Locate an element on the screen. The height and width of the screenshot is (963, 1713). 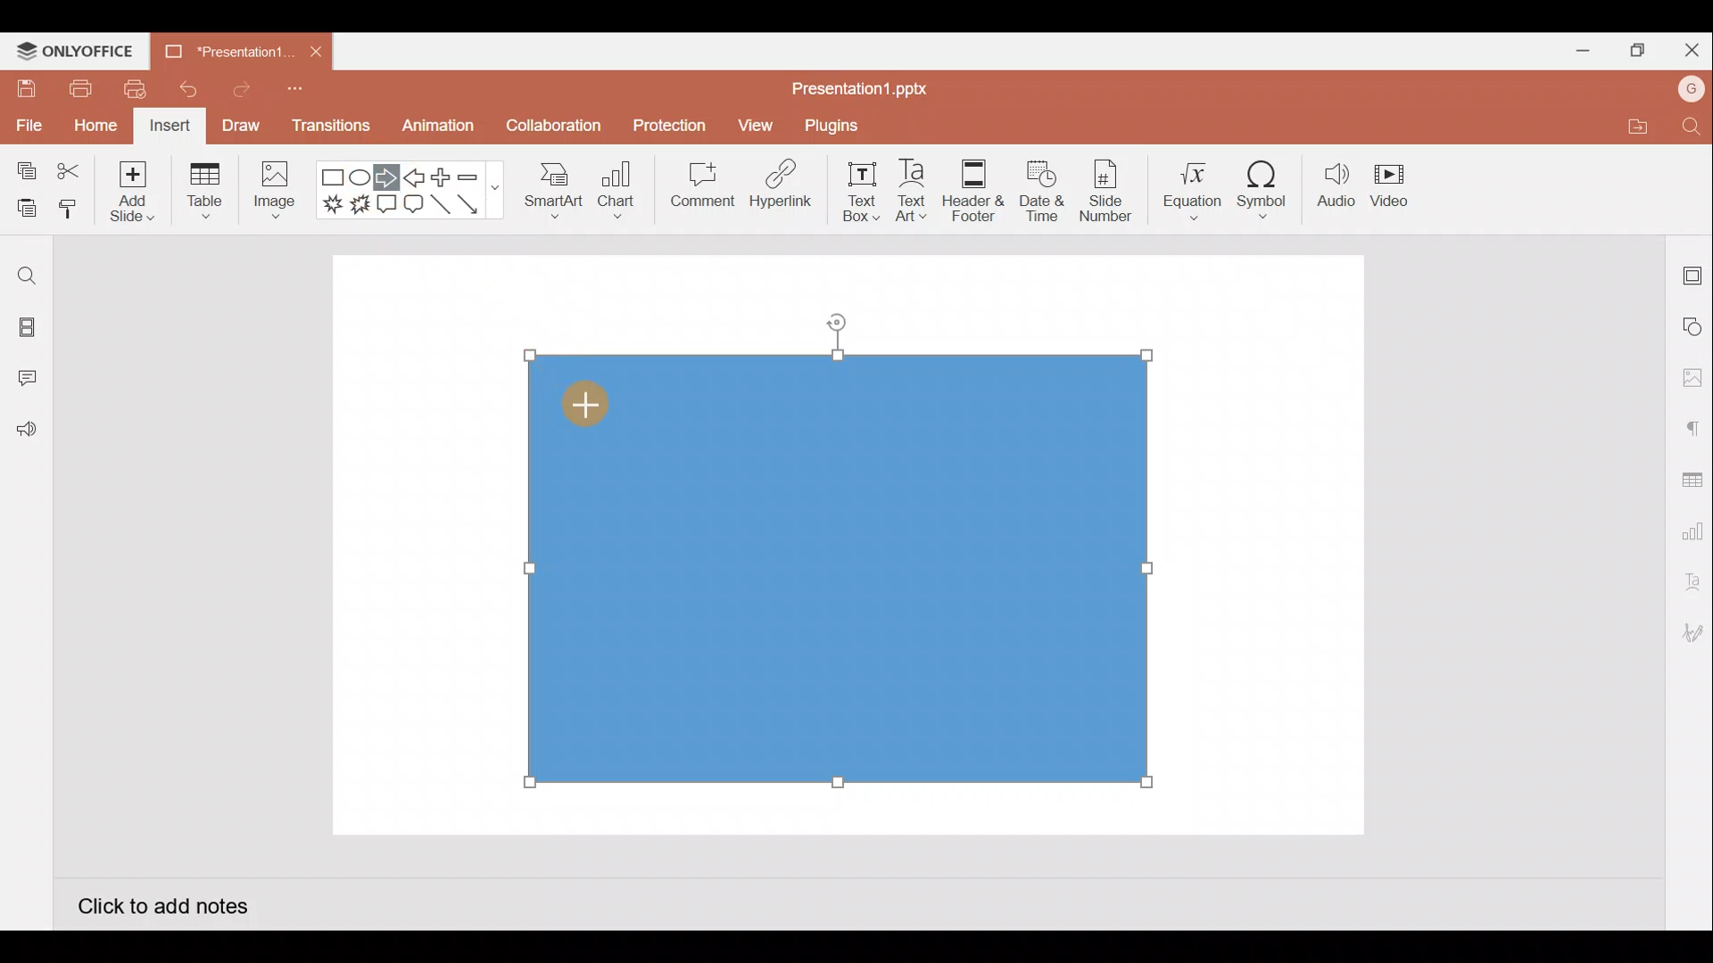
View is located at coordinates (758, 121).